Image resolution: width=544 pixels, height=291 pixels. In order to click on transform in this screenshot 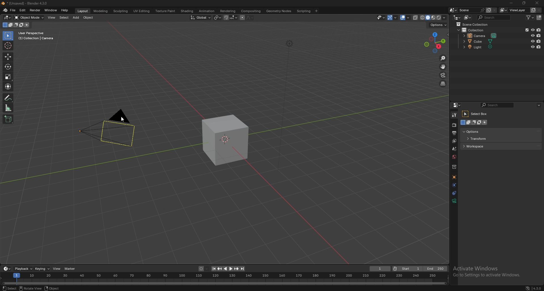, I will do `click(8, 86)`.